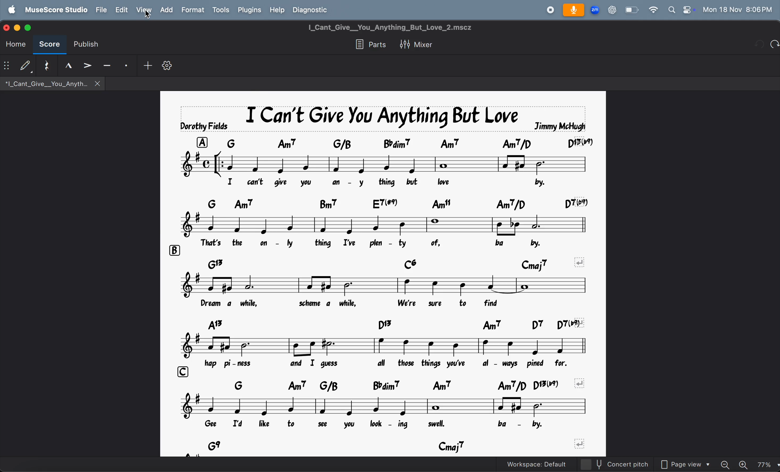 The width and height of the screenshot is (780, 472). I want to click on lyrics, so click(385, 425).